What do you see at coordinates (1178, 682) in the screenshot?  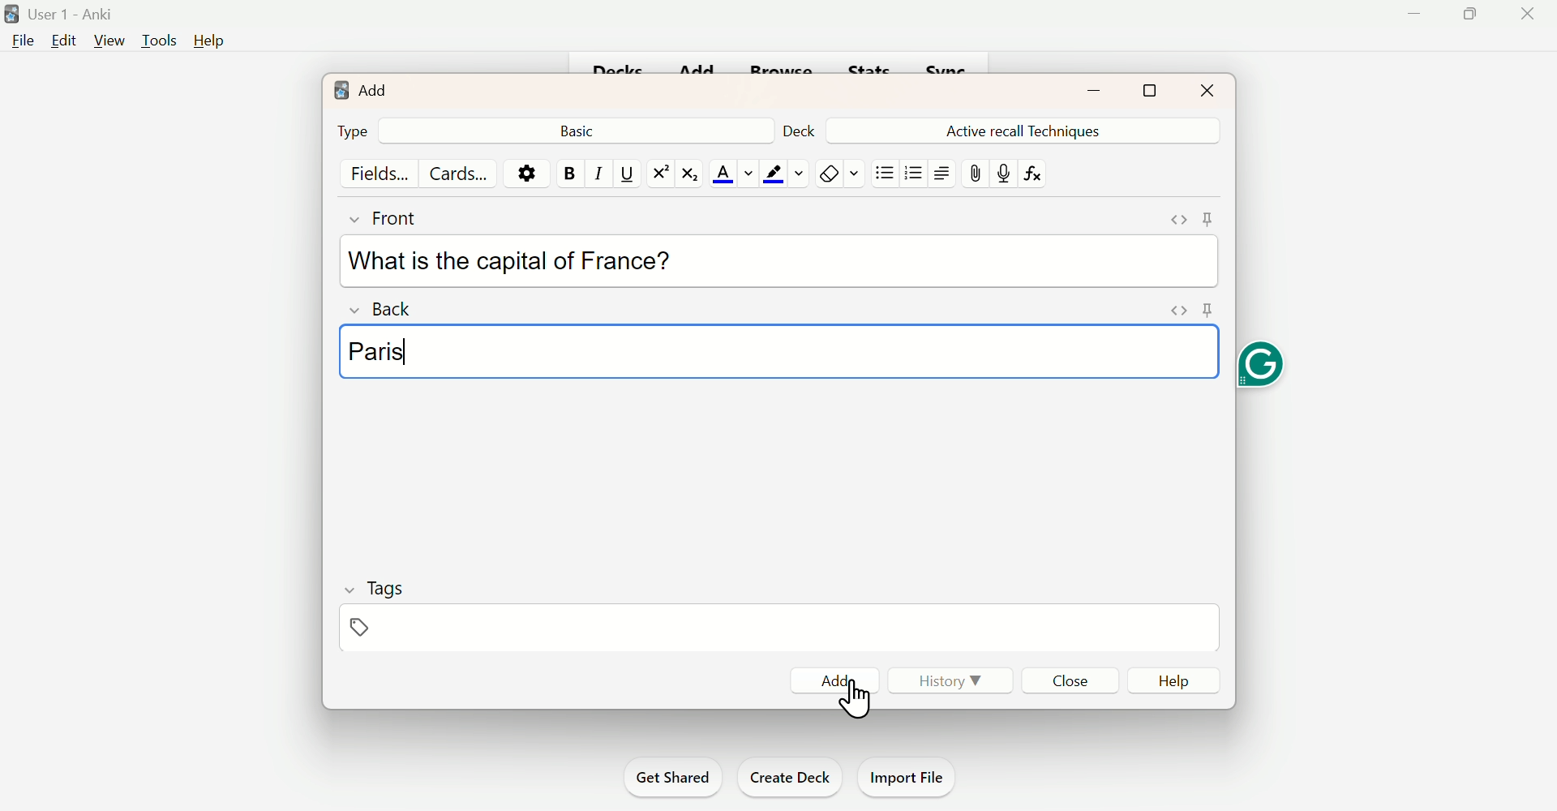 I see `Help` at bounding box center [1178, 682].